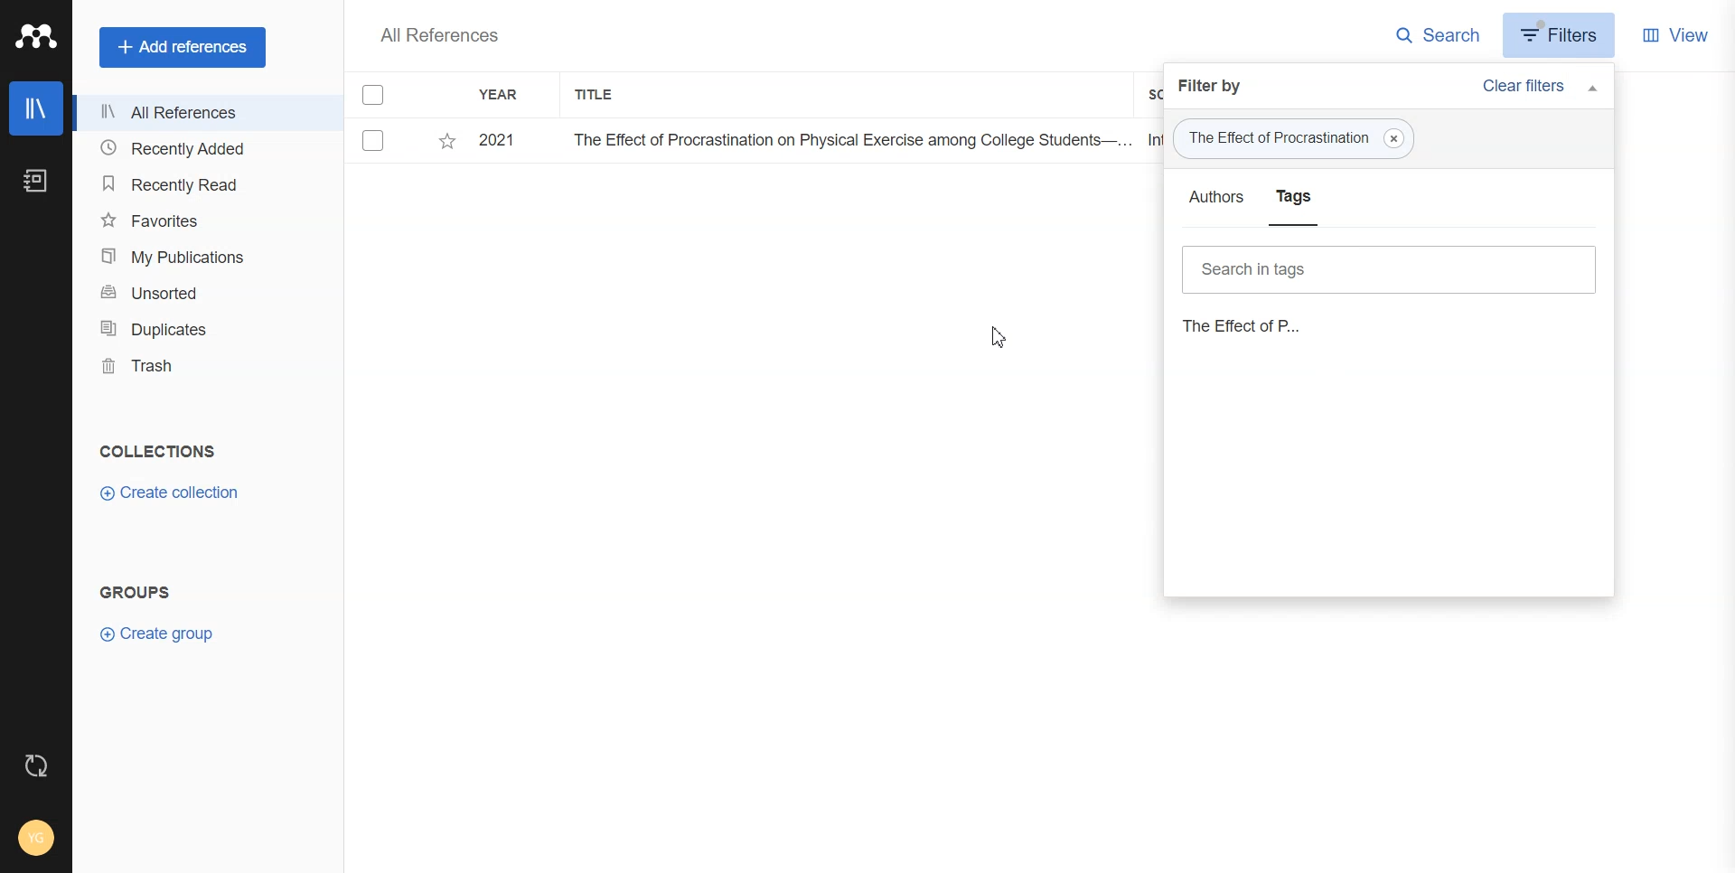  I want to click on All References, so click(193, 113).